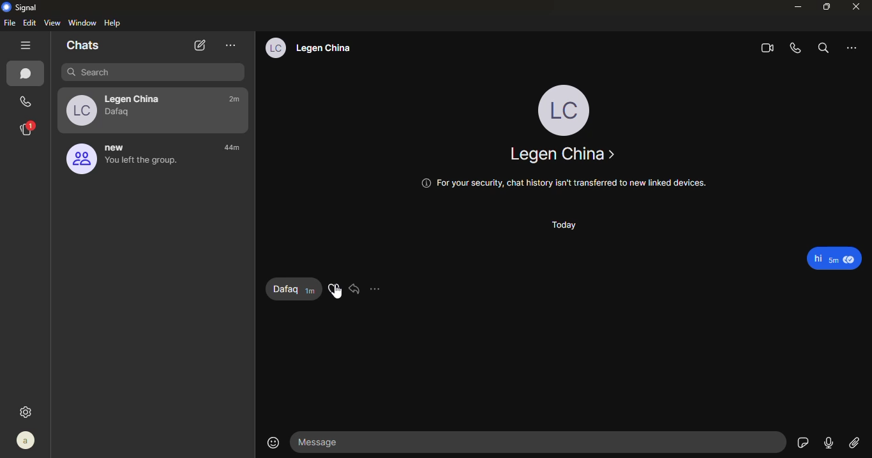 This screenshot has width=872, height=458. Describe the element at coordinates (853, 47) in the screenshot. I see `more option` at that location.